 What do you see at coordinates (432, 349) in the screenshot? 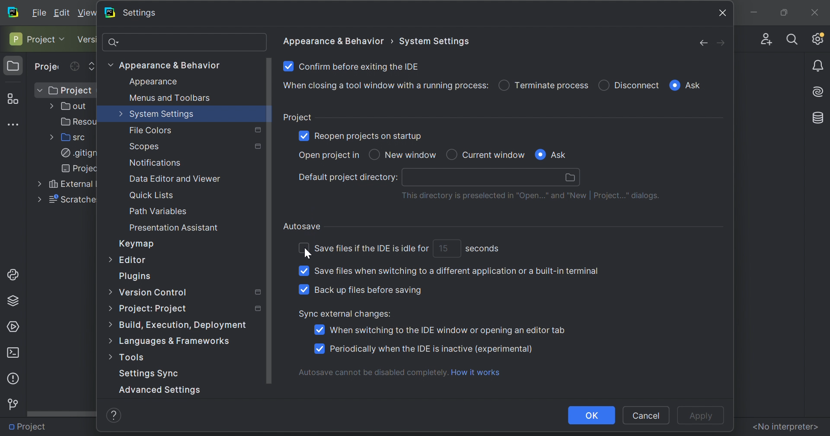
I see `Periodically when the IDE is inactive (experimental)` at bounding box center [432, 349].